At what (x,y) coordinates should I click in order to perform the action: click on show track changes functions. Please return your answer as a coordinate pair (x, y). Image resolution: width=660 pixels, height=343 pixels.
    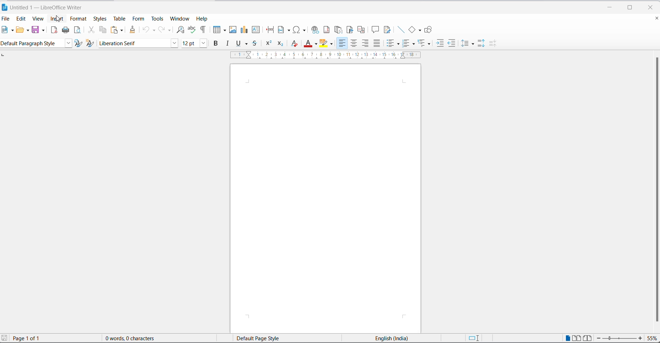
    Looking at the image, I should click on (387, 30).